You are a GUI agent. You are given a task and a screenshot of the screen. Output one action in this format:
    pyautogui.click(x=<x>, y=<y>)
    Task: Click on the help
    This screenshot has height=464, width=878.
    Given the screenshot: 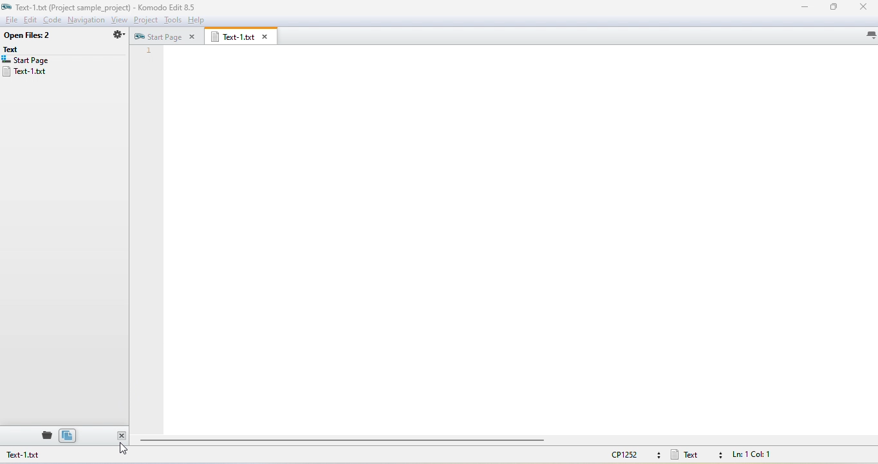 What is the action you would take?
    pyautogui.click(x=195, y=20)
    